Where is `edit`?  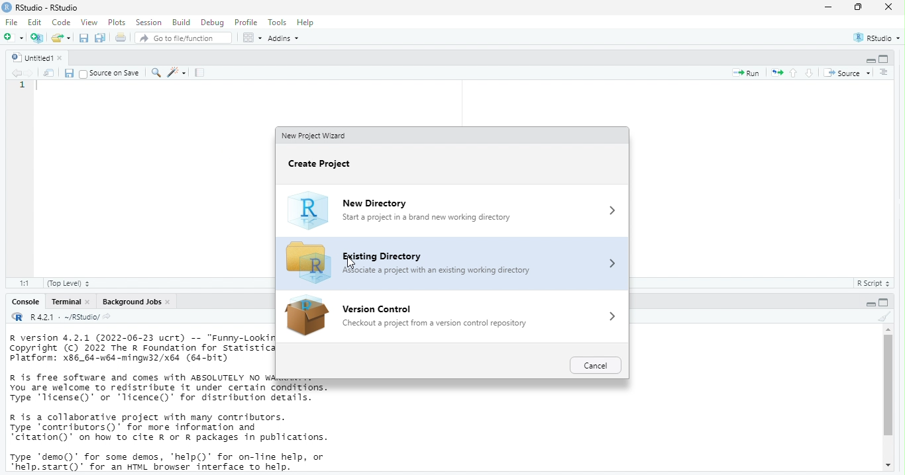 edit is located at coordinates (36, 22).